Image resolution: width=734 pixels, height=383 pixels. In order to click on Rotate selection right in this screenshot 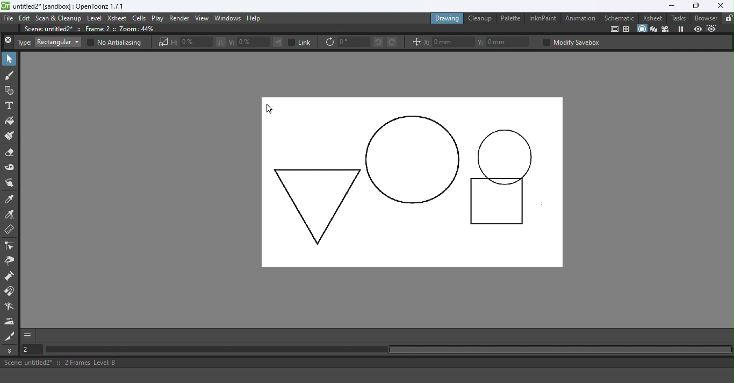, I will do `click(392, 41)`.